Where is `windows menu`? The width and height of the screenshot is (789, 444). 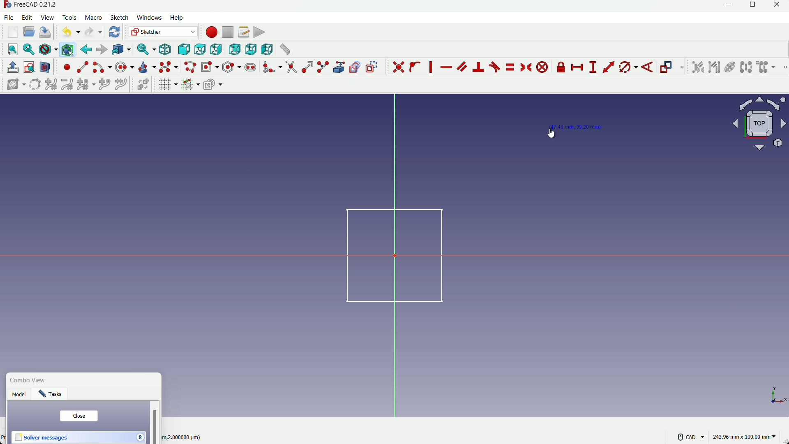 windows menu is located at coordinates (149, 18).